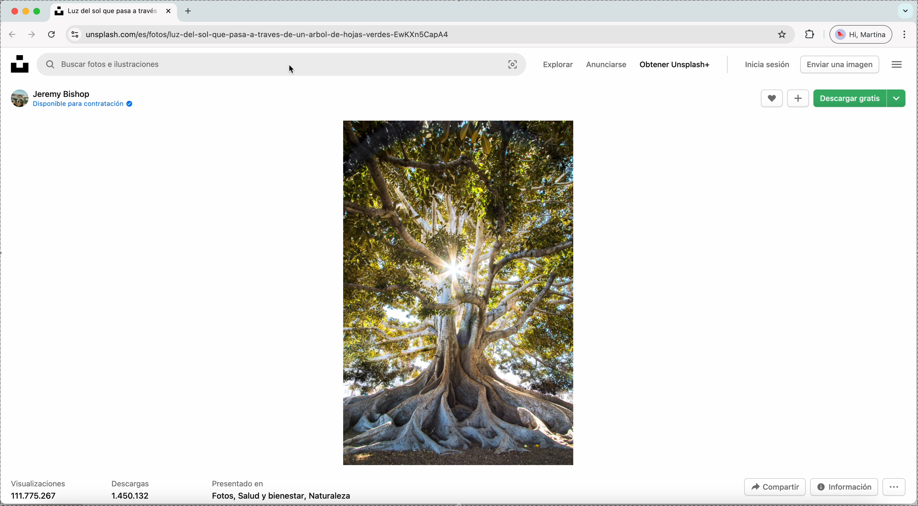 Image resolution: width=918 pixels, height=506 pixels. I want to click on share, so click(774, 486).